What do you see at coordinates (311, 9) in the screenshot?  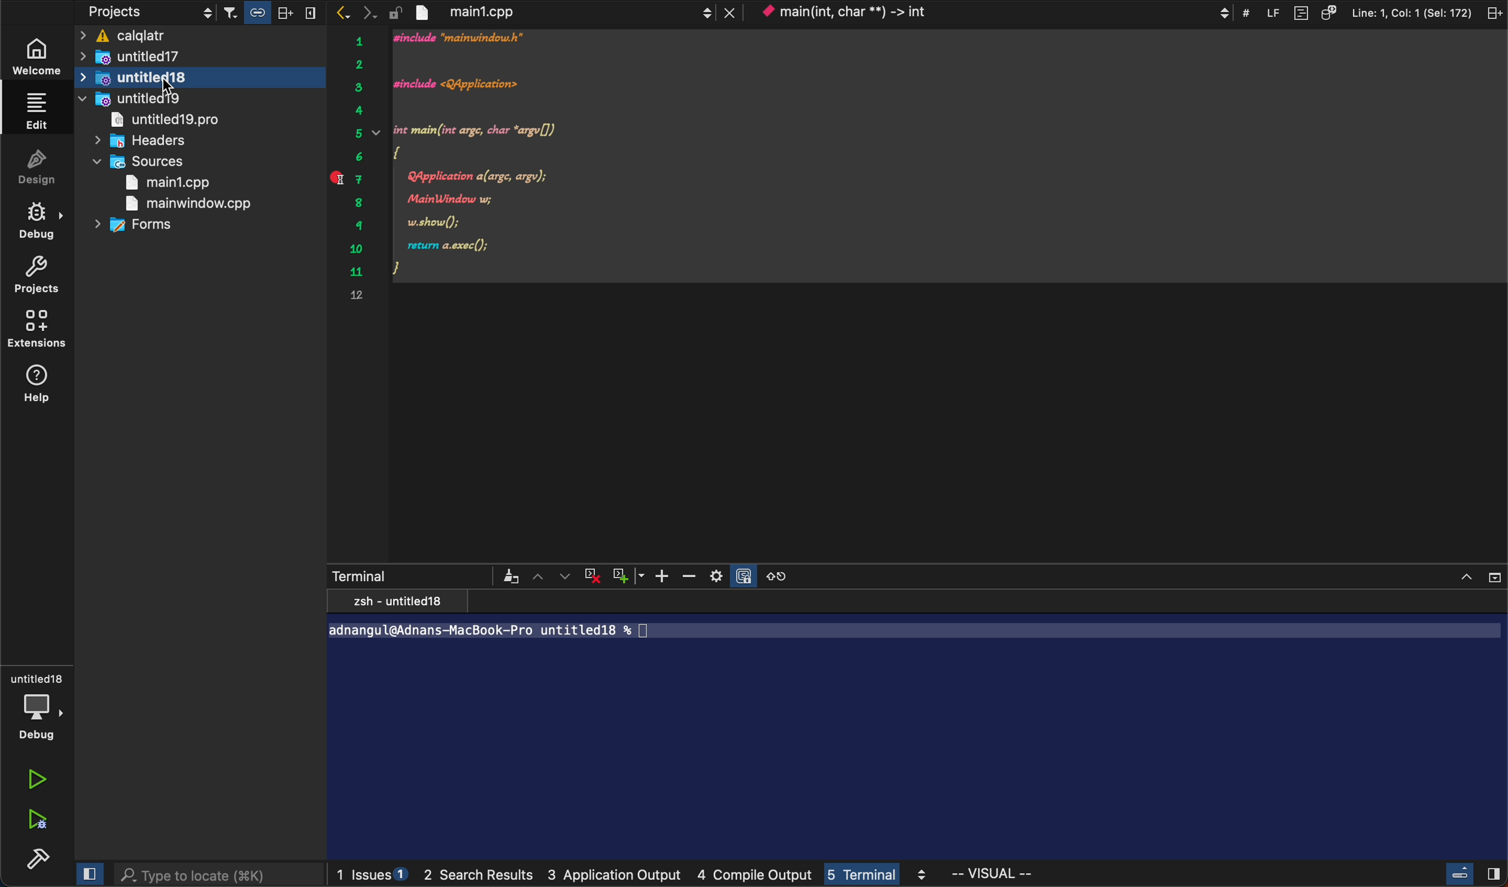 I see `split vertically` at bounding box center [311, 9].